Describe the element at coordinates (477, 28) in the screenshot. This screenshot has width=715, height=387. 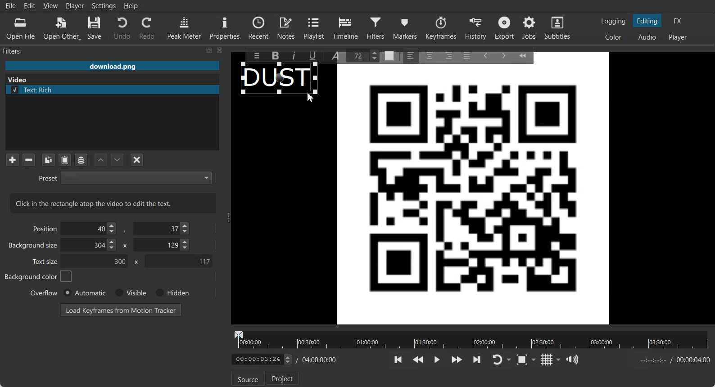
I see `History` at that location.